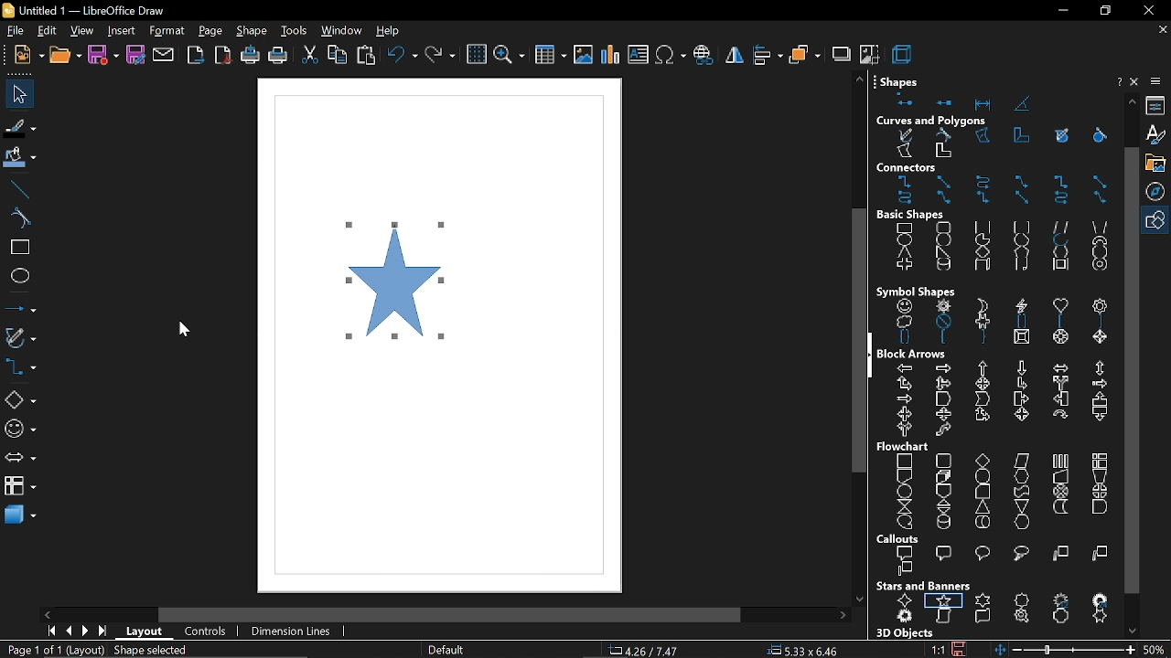  Describe the element at coordinates (869, 55) in the screenshot. I see `crop` at that location.